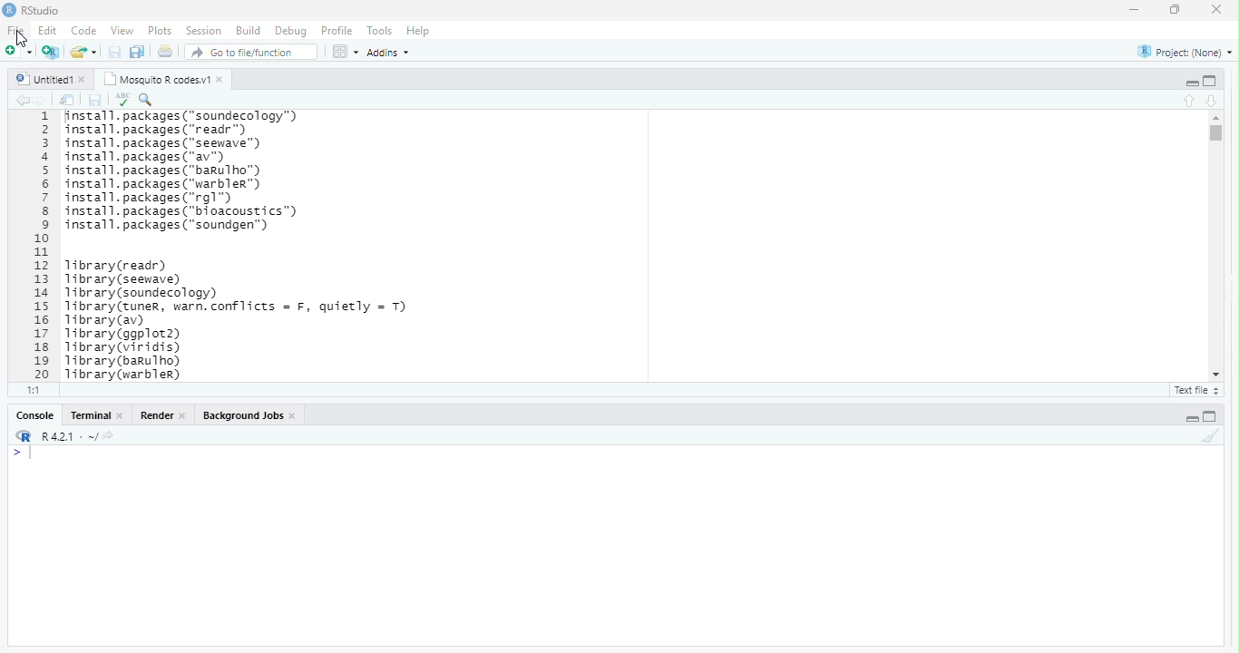 The image size is (1239, 653). What do you see at coordinates (1213, 102) in the screenshot?
I see `down` at bounding box center [1213, 102].